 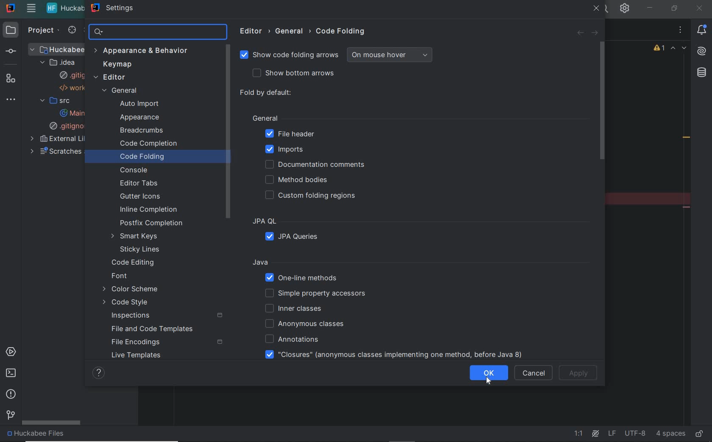 I want to click on documentation comments, so click(x=317, y=164).